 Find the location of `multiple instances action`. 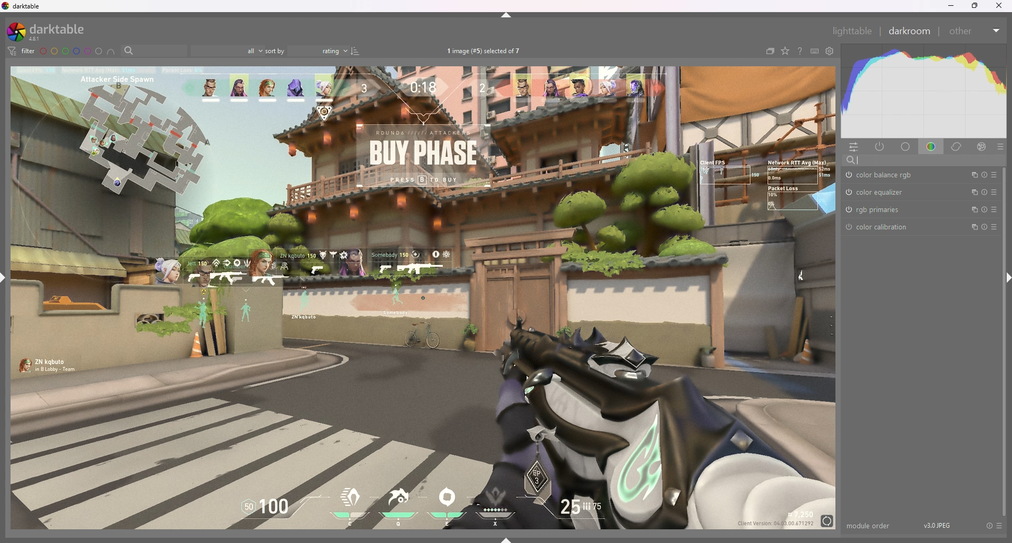

multiple instances action is located at coordinates (972, 227).